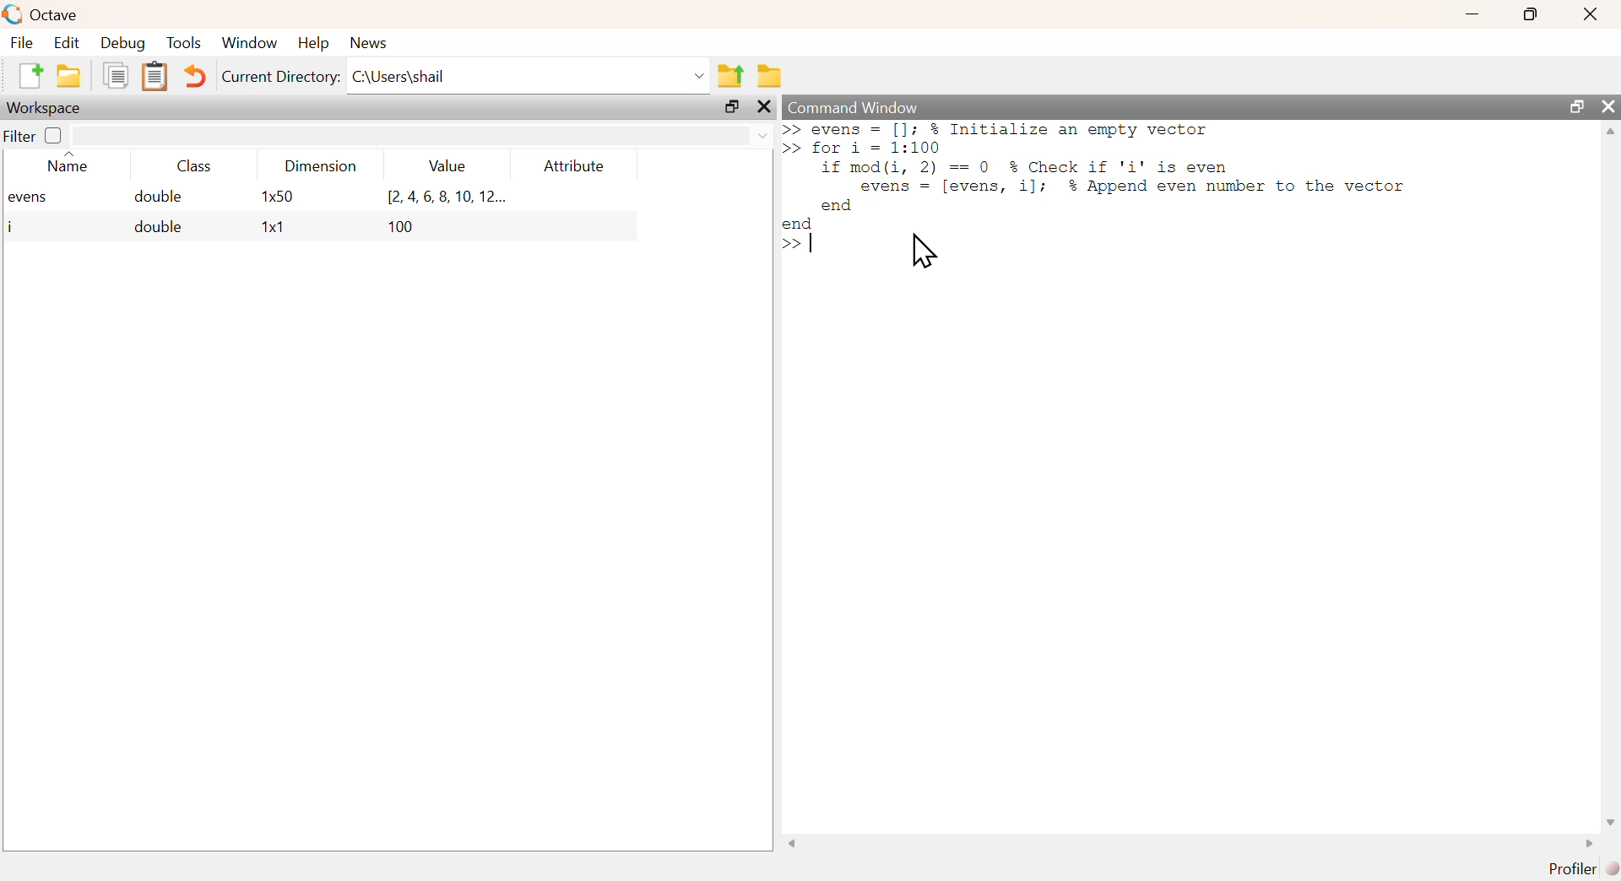 This screenshot has width=1621, height=881. Describe the element at coordinates (815, 244) in the screenshot. I see `text cursor` at that location.